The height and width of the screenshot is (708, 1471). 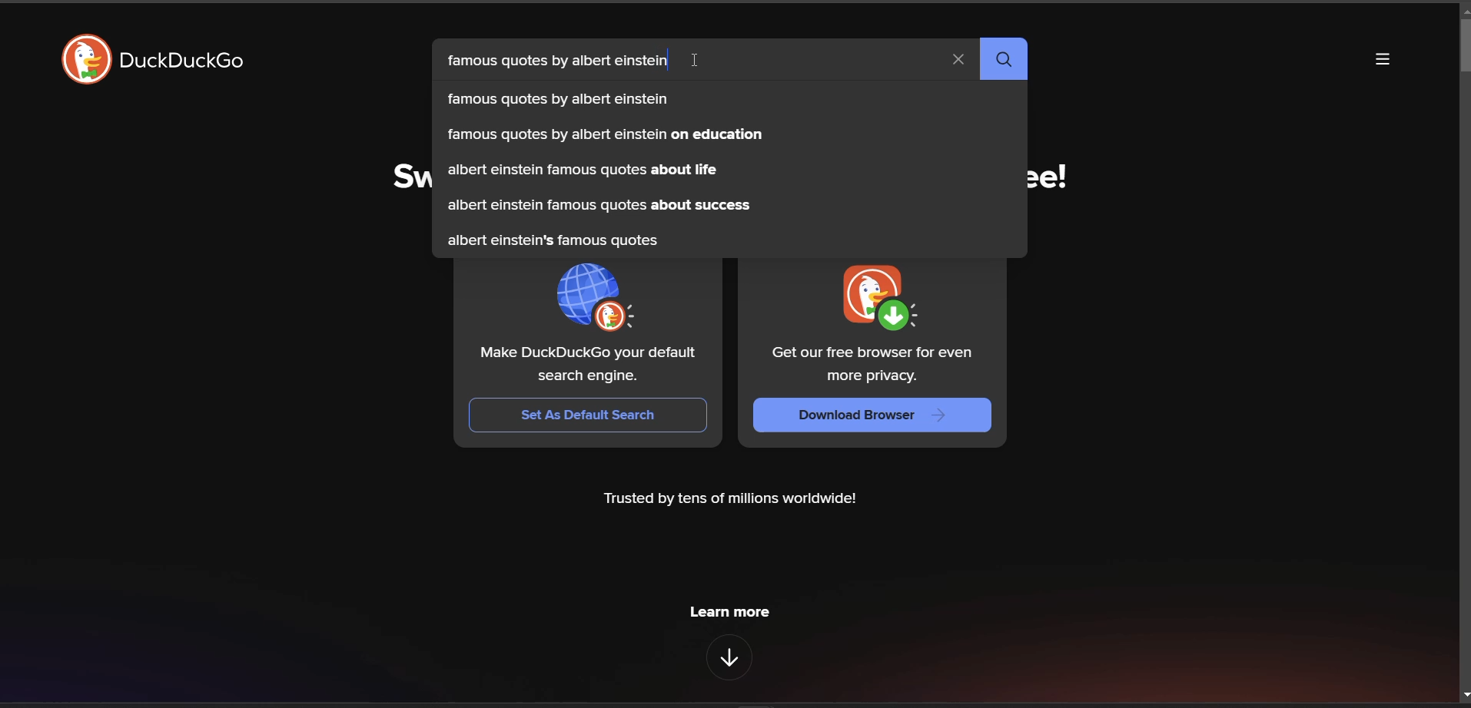 What do you see at coordinates (732, 613) in the screenshot?
I see `learn more` at bounding box center [732, 613].